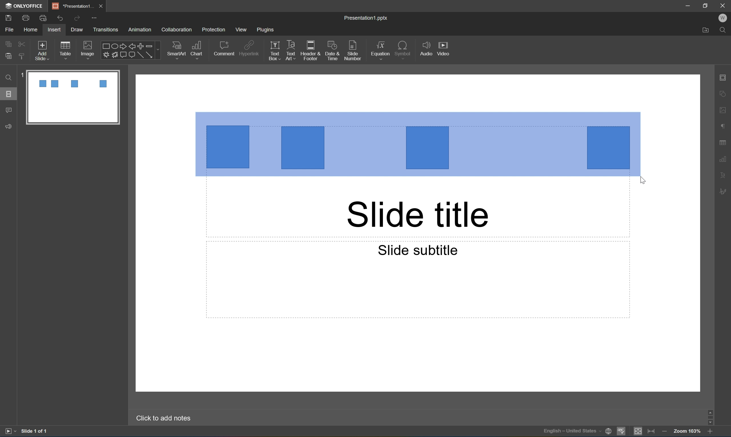  Describe the element at coordinates (622, 432) in the screenshot. I see `spell checking` at that location.